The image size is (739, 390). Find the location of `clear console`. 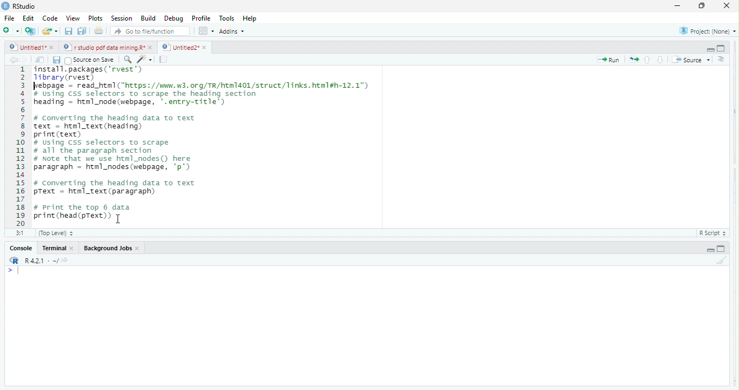

clear console is located at coordinates (726, 259).